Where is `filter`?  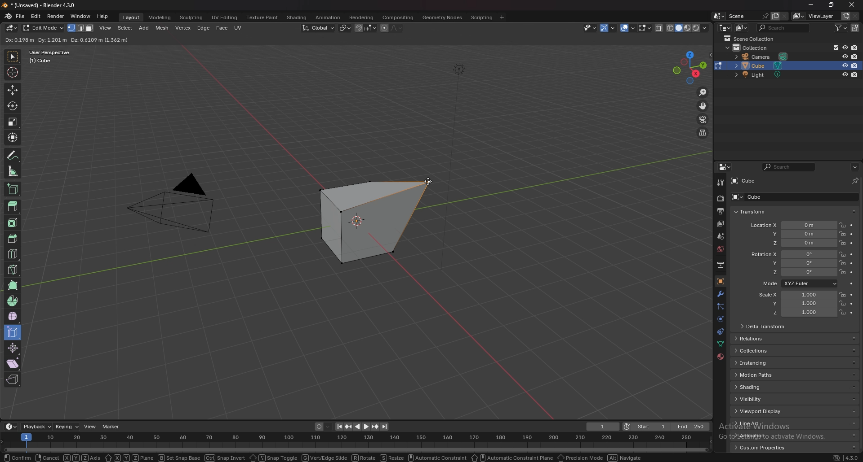
filter is located at coordinates (842, 27).